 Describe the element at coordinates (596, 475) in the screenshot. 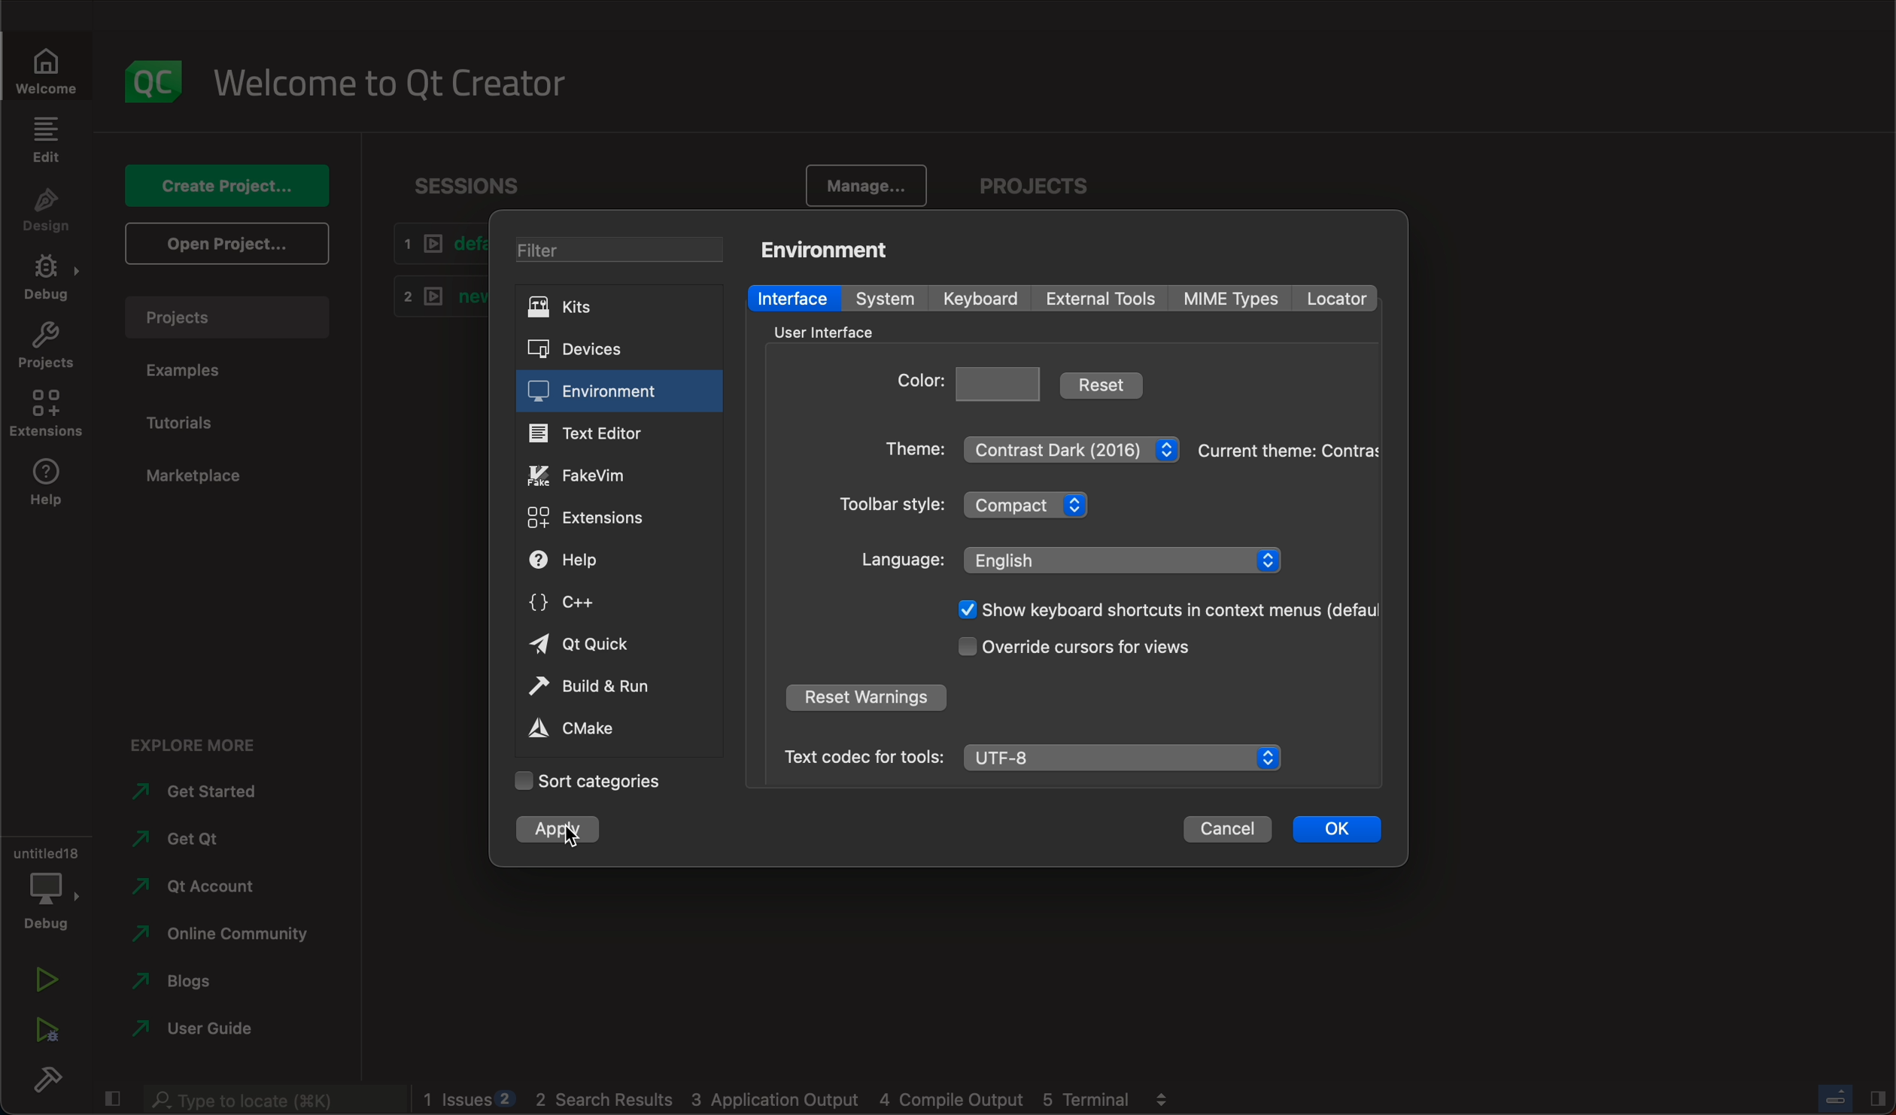

I see `fake vim` at that location.